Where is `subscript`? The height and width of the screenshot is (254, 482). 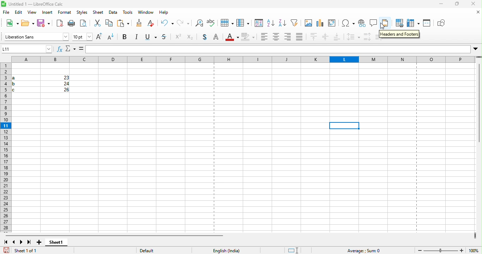 subscript is located at coordinates (190, 37).